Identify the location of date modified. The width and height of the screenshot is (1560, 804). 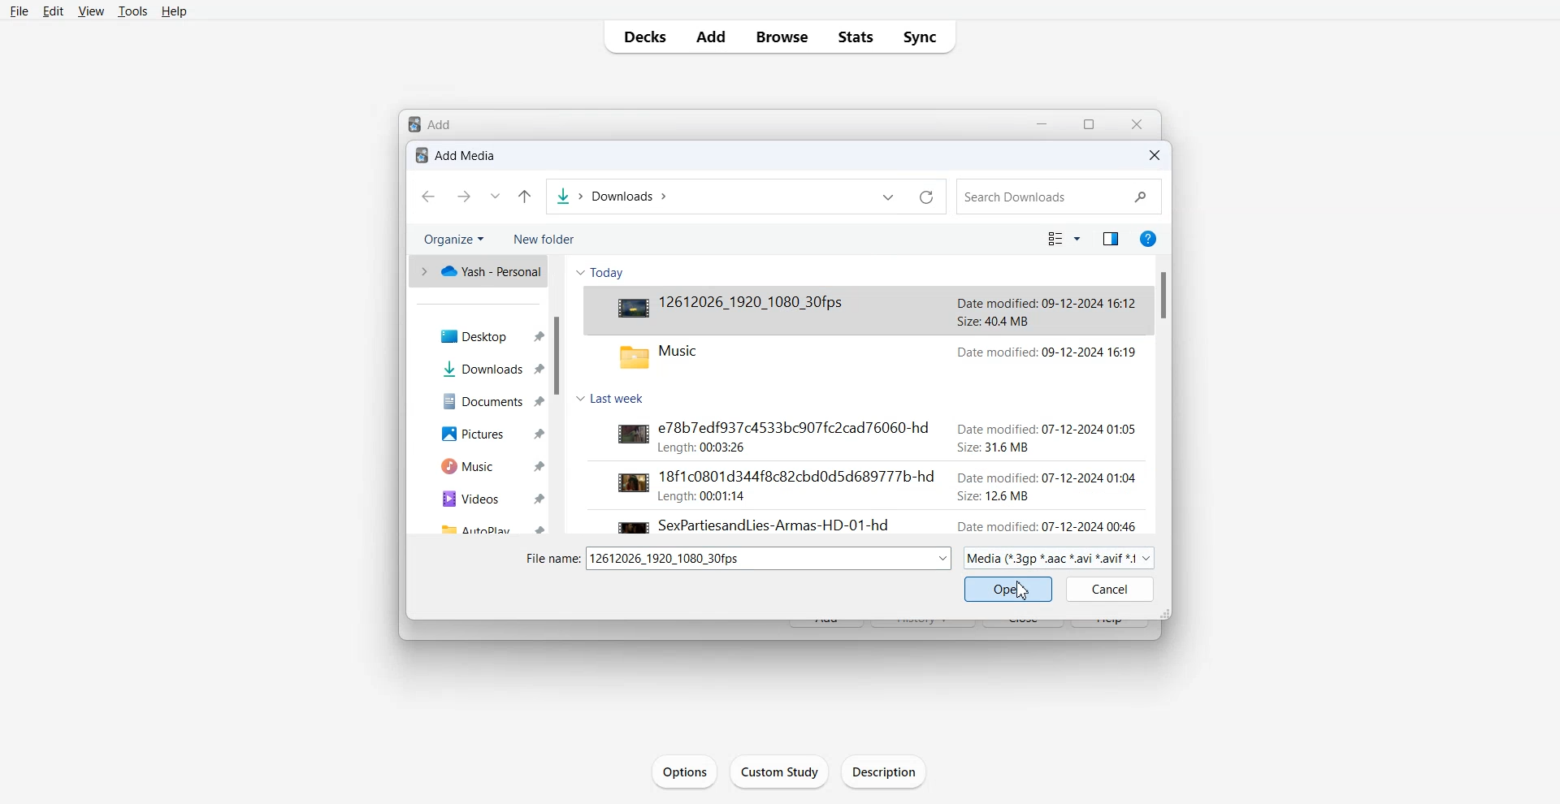
(1047, 478).